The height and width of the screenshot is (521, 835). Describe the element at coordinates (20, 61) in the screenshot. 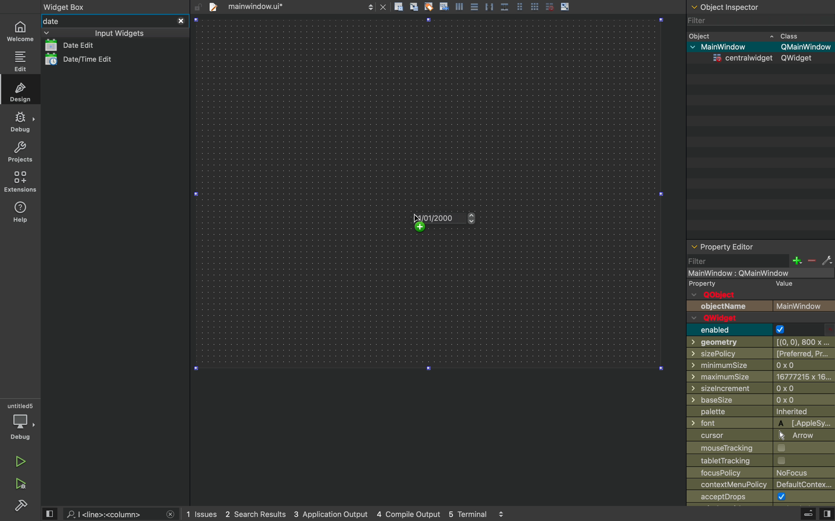

I see `edit` at that location.